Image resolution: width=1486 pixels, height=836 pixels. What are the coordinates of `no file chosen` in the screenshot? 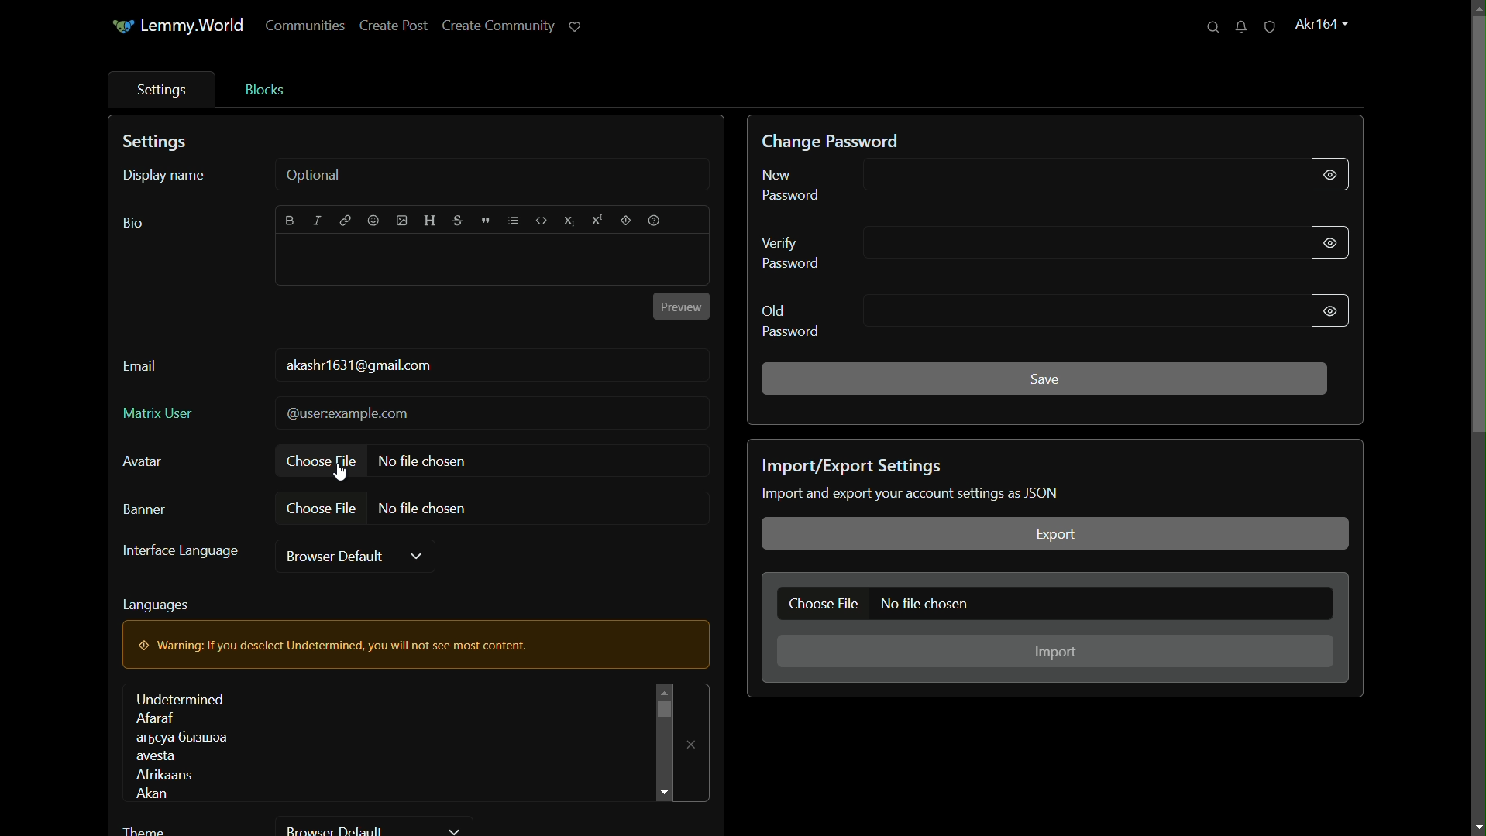 It's located at (928, 605).